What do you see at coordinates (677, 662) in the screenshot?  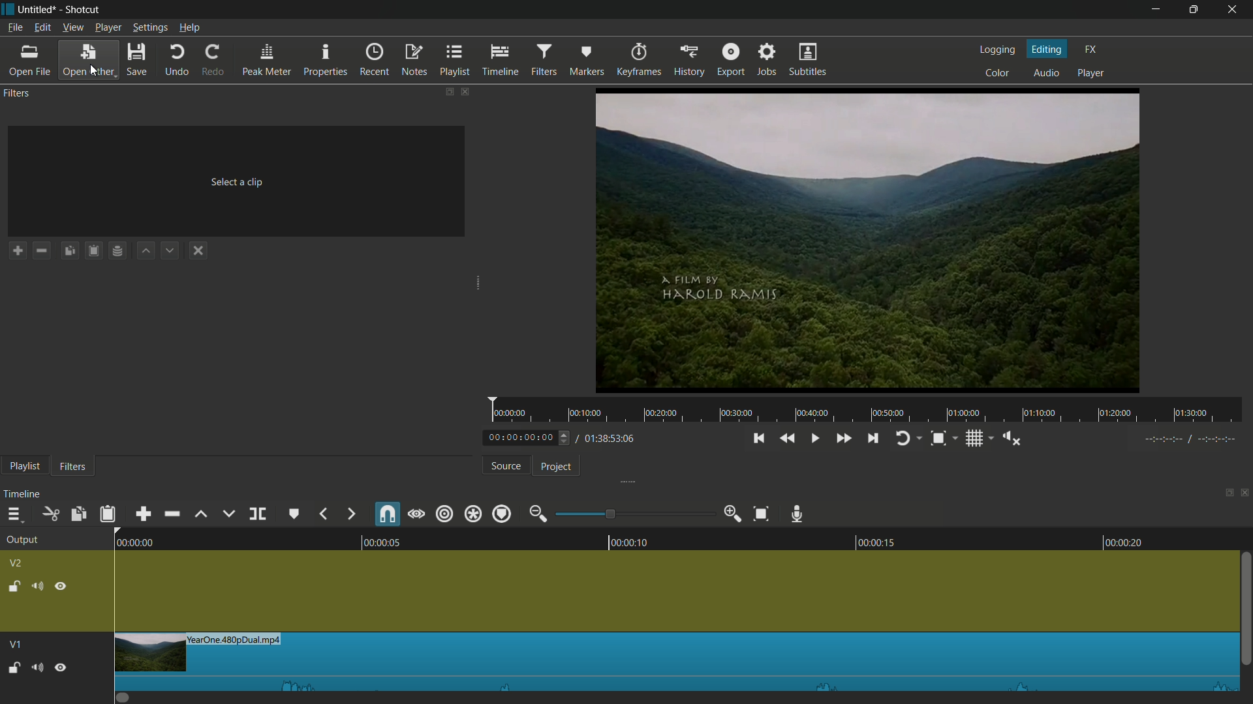 I see `imported file in timeline` at bounding box center [677, 662].